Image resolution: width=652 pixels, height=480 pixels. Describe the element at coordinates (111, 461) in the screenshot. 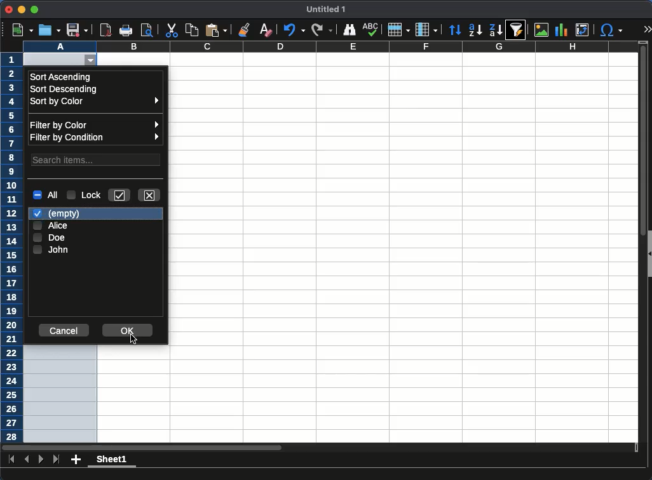

I see `sheet1` at that location.